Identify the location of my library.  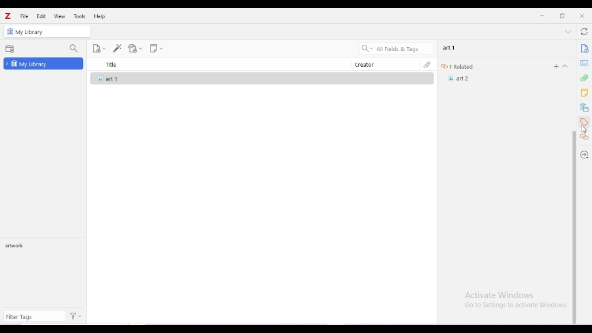
(43, 63).